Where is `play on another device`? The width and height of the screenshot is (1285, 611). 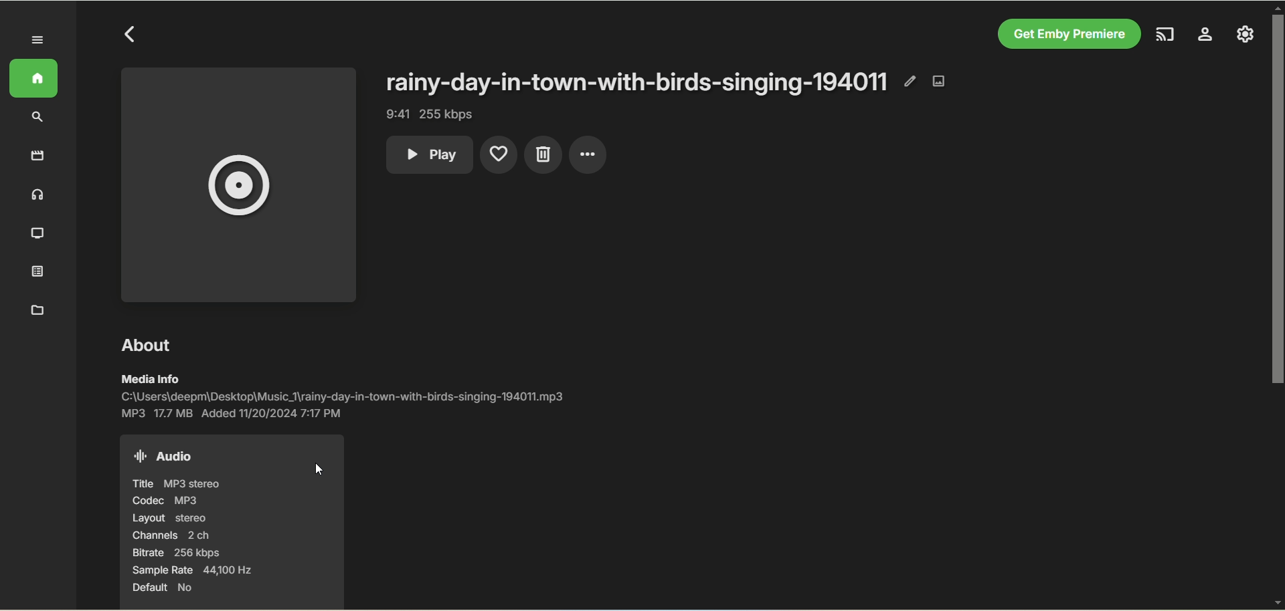 play on another device is located at coordinates (1167, 33).